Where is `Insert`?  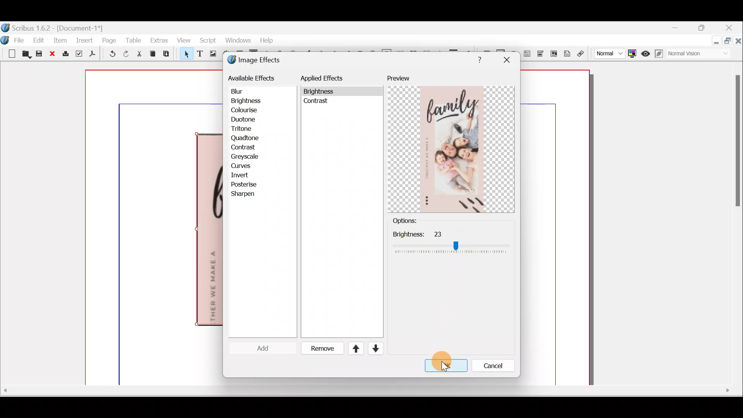
Insert is located at coordinates (85, 40).